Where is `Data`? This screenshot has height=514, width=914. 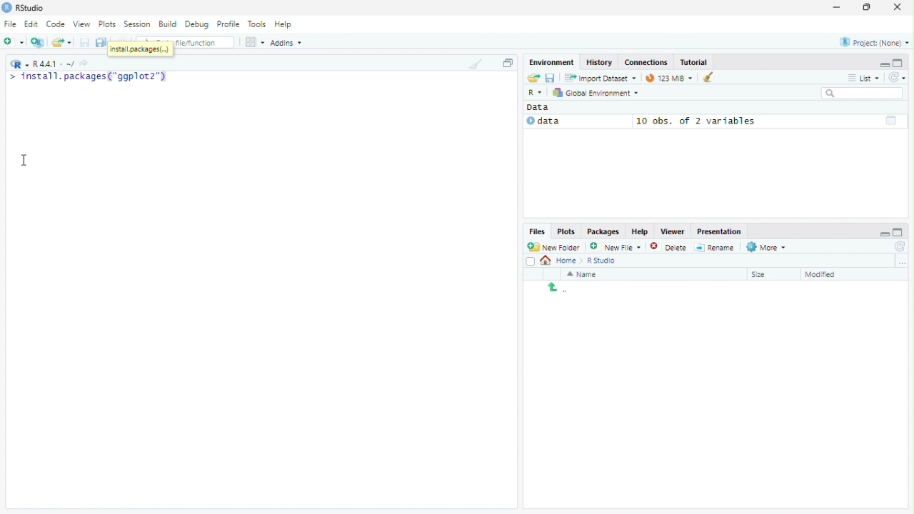 Data is located at coordinates (542, 107).